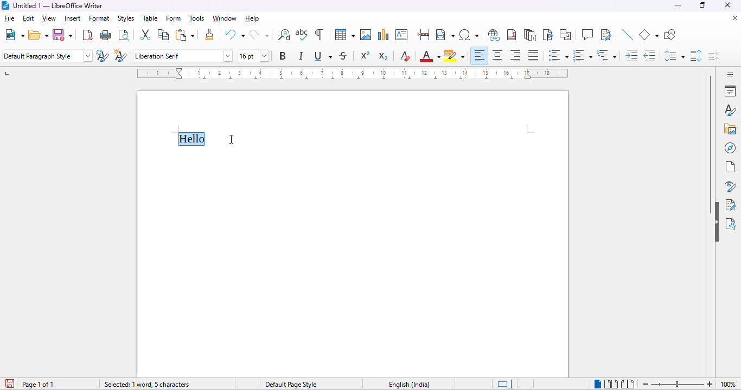 The height and width of the screenshot is (390, 741). Describe the element at coordinates (163, 35) in the screenshot. I see `copy` at that location.